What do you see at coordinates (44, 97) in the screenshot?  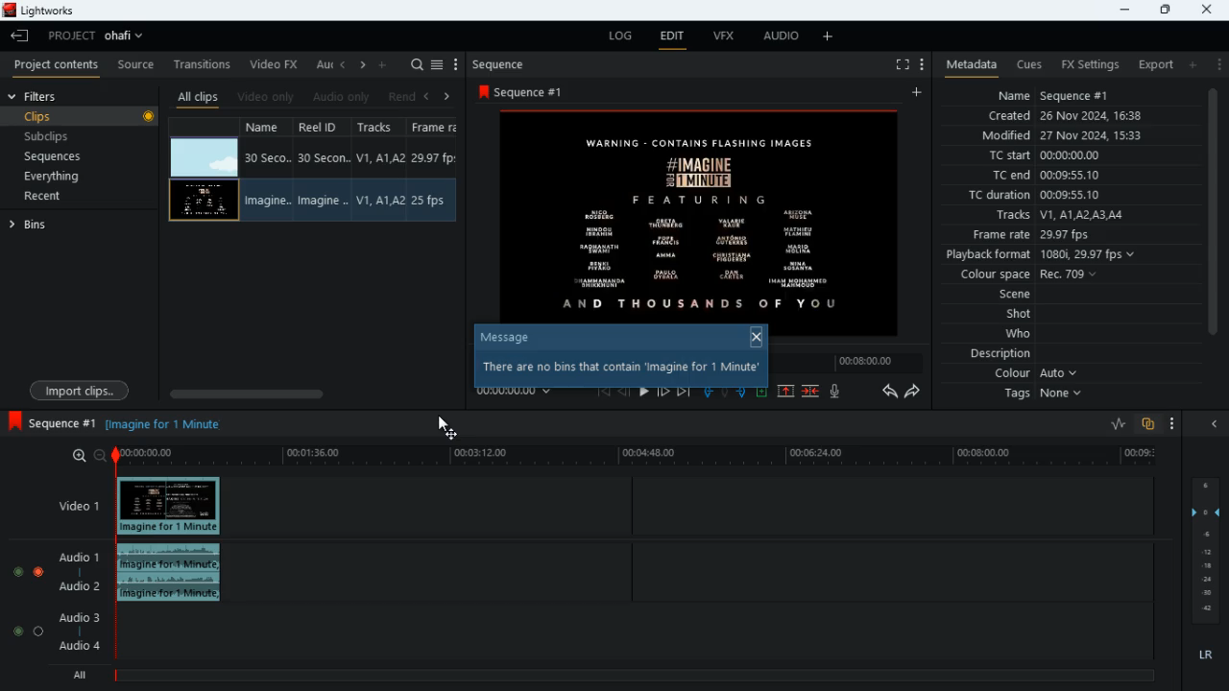 I see `filters` at bounding box center [44, 97].